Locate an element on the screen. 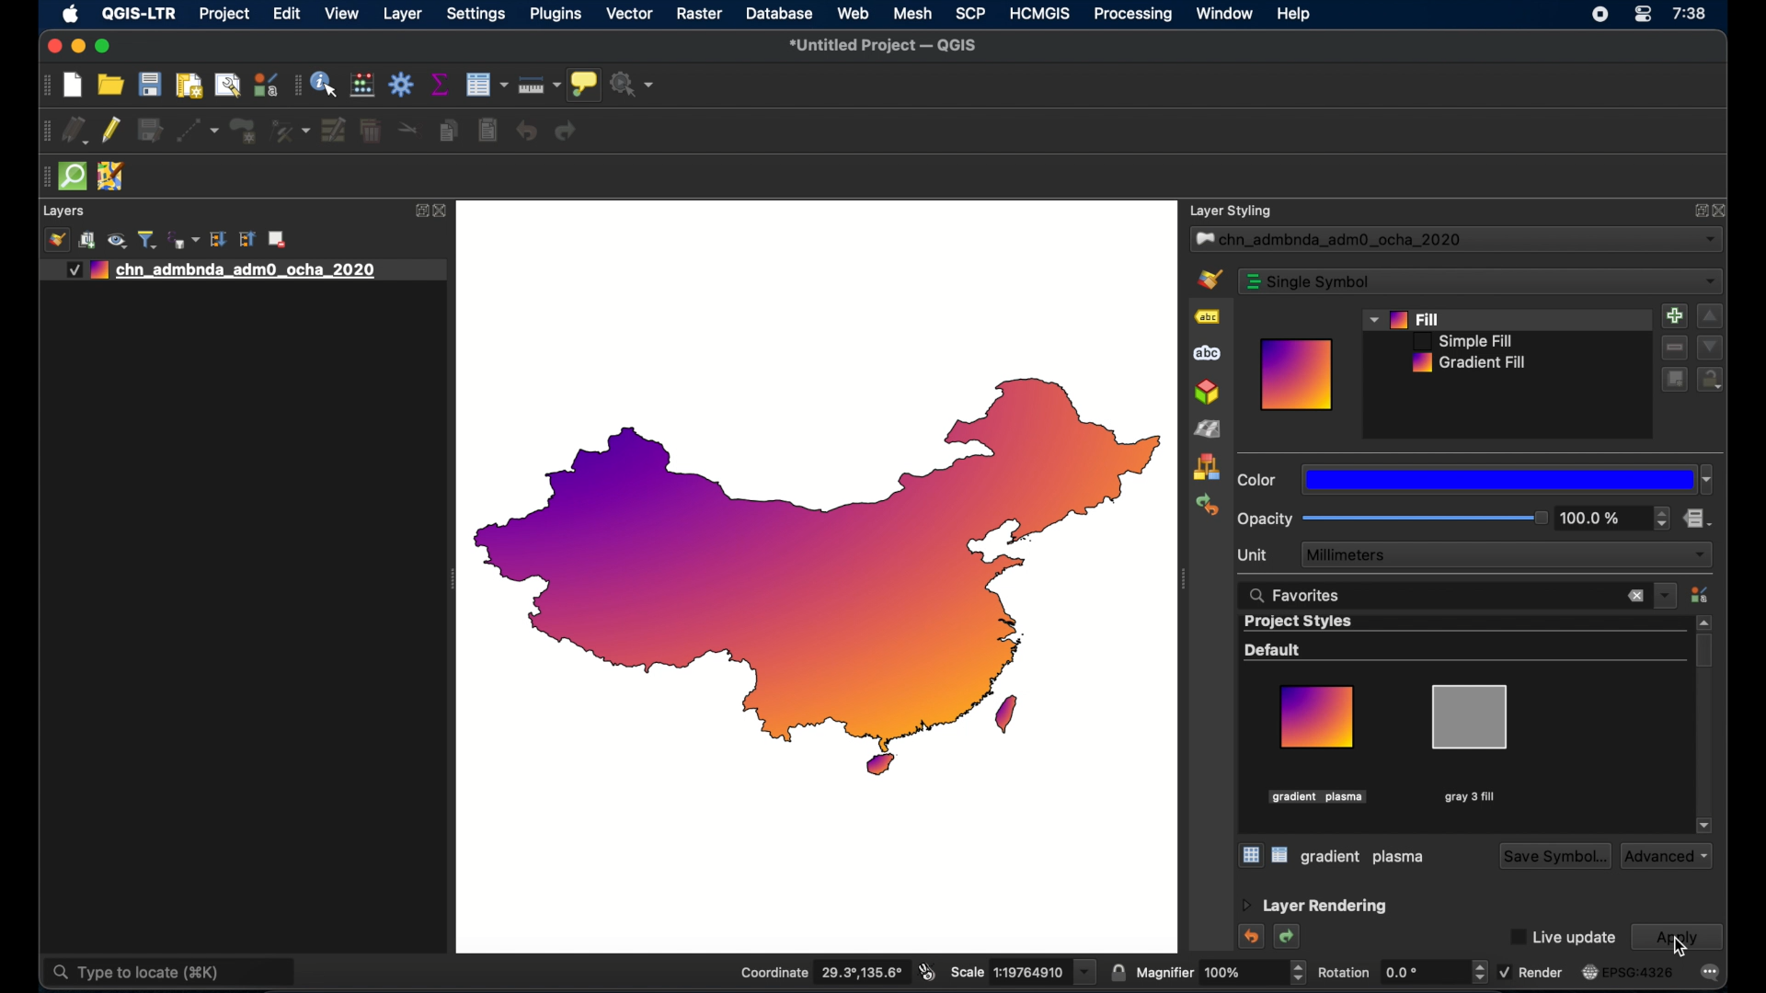 This screenshot has width=1766, height=993. mesh is located at coordinates (912, 13).